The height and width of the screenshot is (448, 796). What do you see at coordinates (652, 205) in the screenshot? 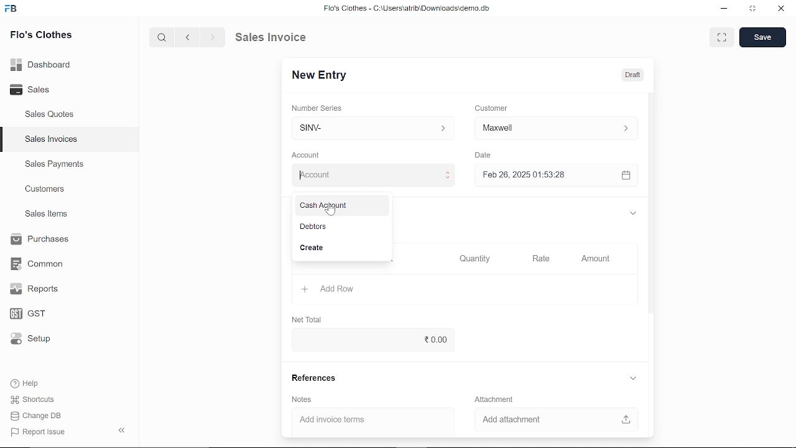
I see `vertical scrollbar` at bounding box center [652, 205].